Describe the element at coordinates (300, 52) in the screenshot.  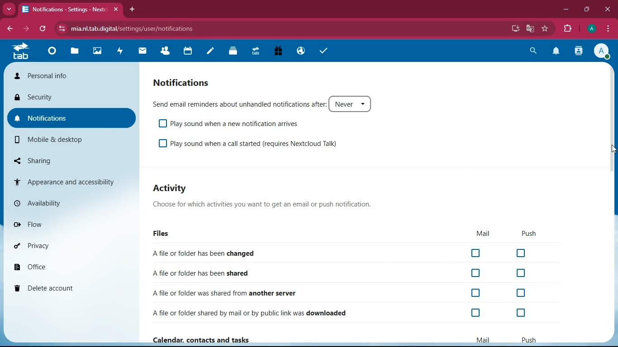
I see `public` at that location.